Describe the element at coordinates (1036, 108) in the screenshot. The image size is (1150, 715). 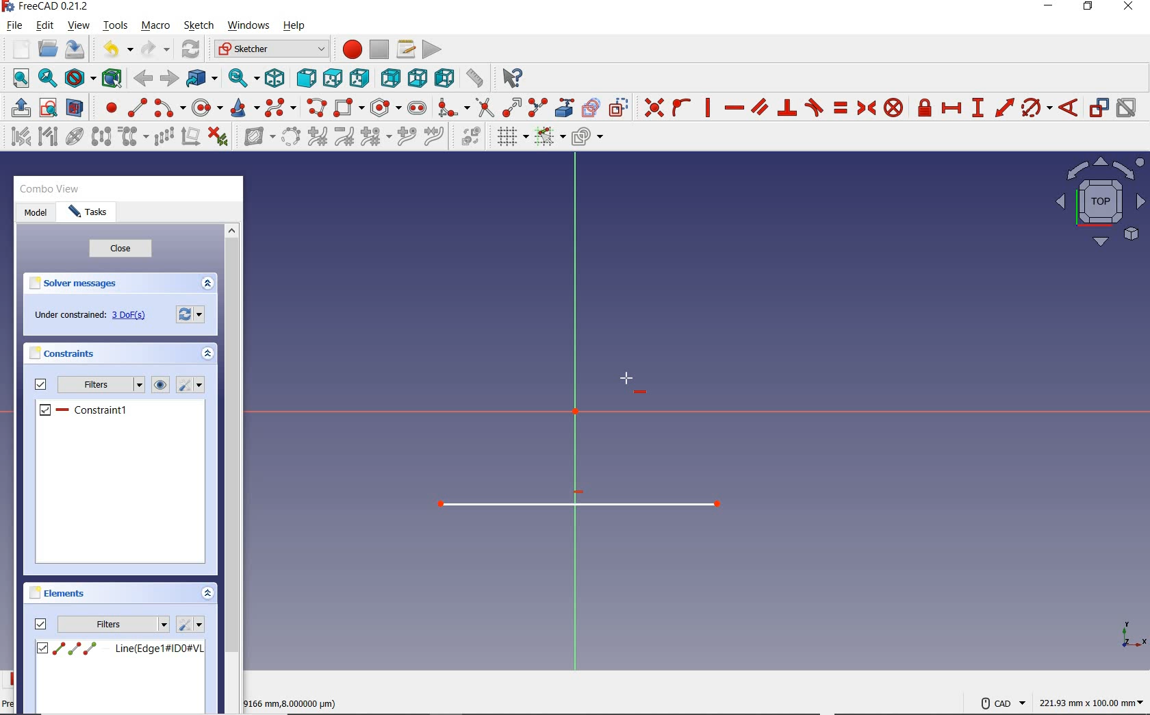
I see `CONSTRAIN ARC/CIRCLE` at that location.